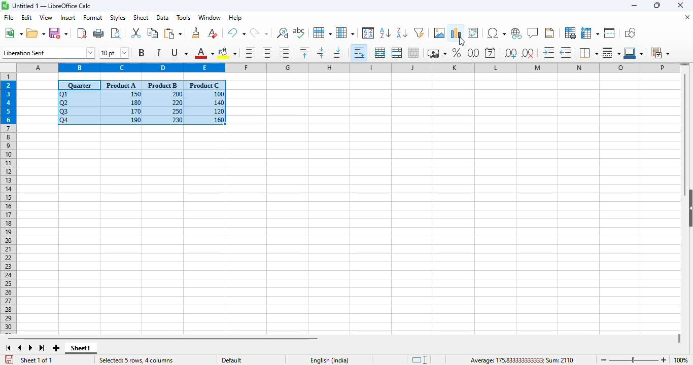  I want to click on underline, so click(179, 53).